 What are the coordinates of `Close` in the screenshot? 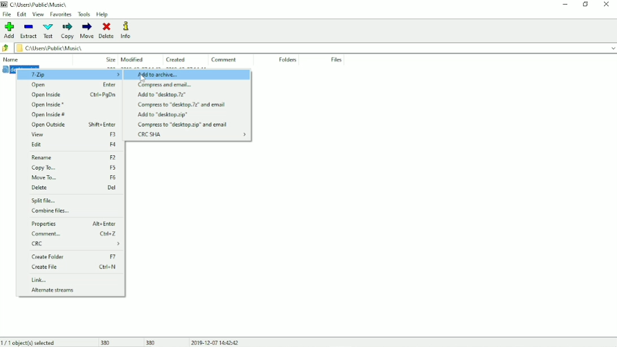 It's located at (607, 5).